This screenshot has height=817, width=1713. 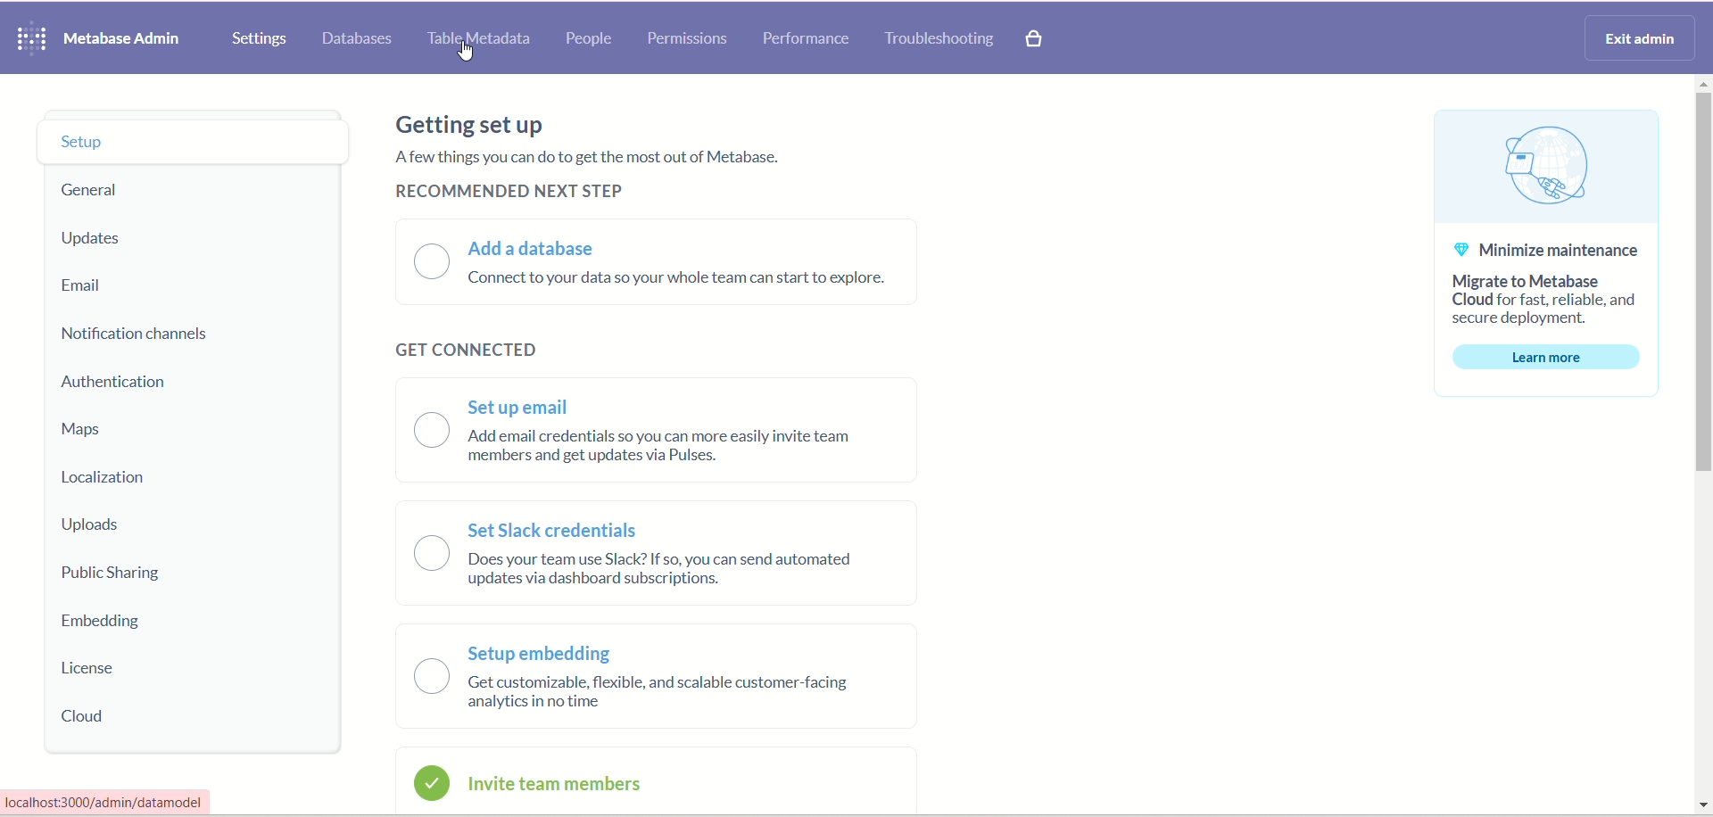 I want to click on updates, so click(x=99, y=236).